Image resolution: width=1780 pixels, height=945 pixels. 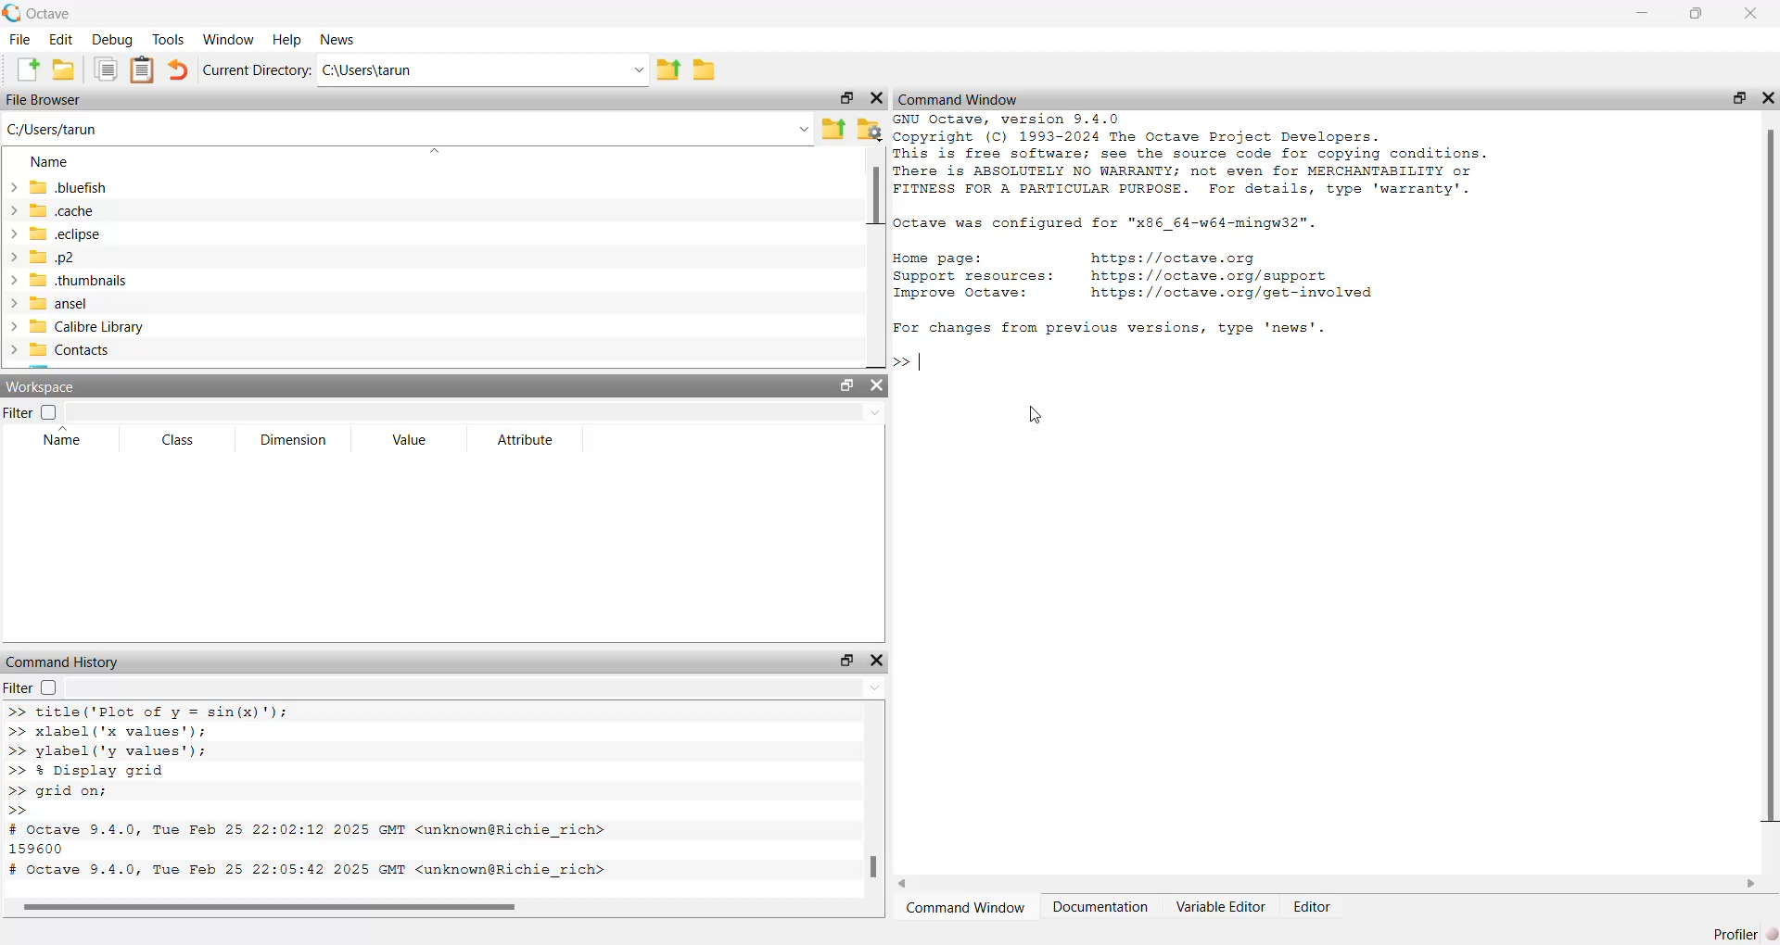 I want to click on down, so click(x=873, y=687).